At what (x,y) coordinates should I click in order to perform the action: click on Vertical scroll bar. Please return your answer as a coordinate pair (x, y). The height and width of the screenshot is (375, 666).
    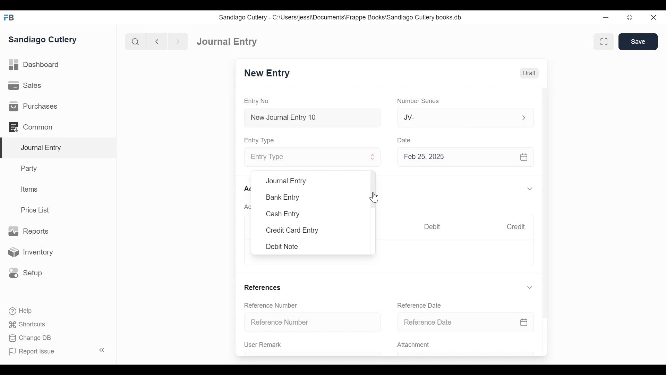
    Looking at the image, I should click on (375, 190).